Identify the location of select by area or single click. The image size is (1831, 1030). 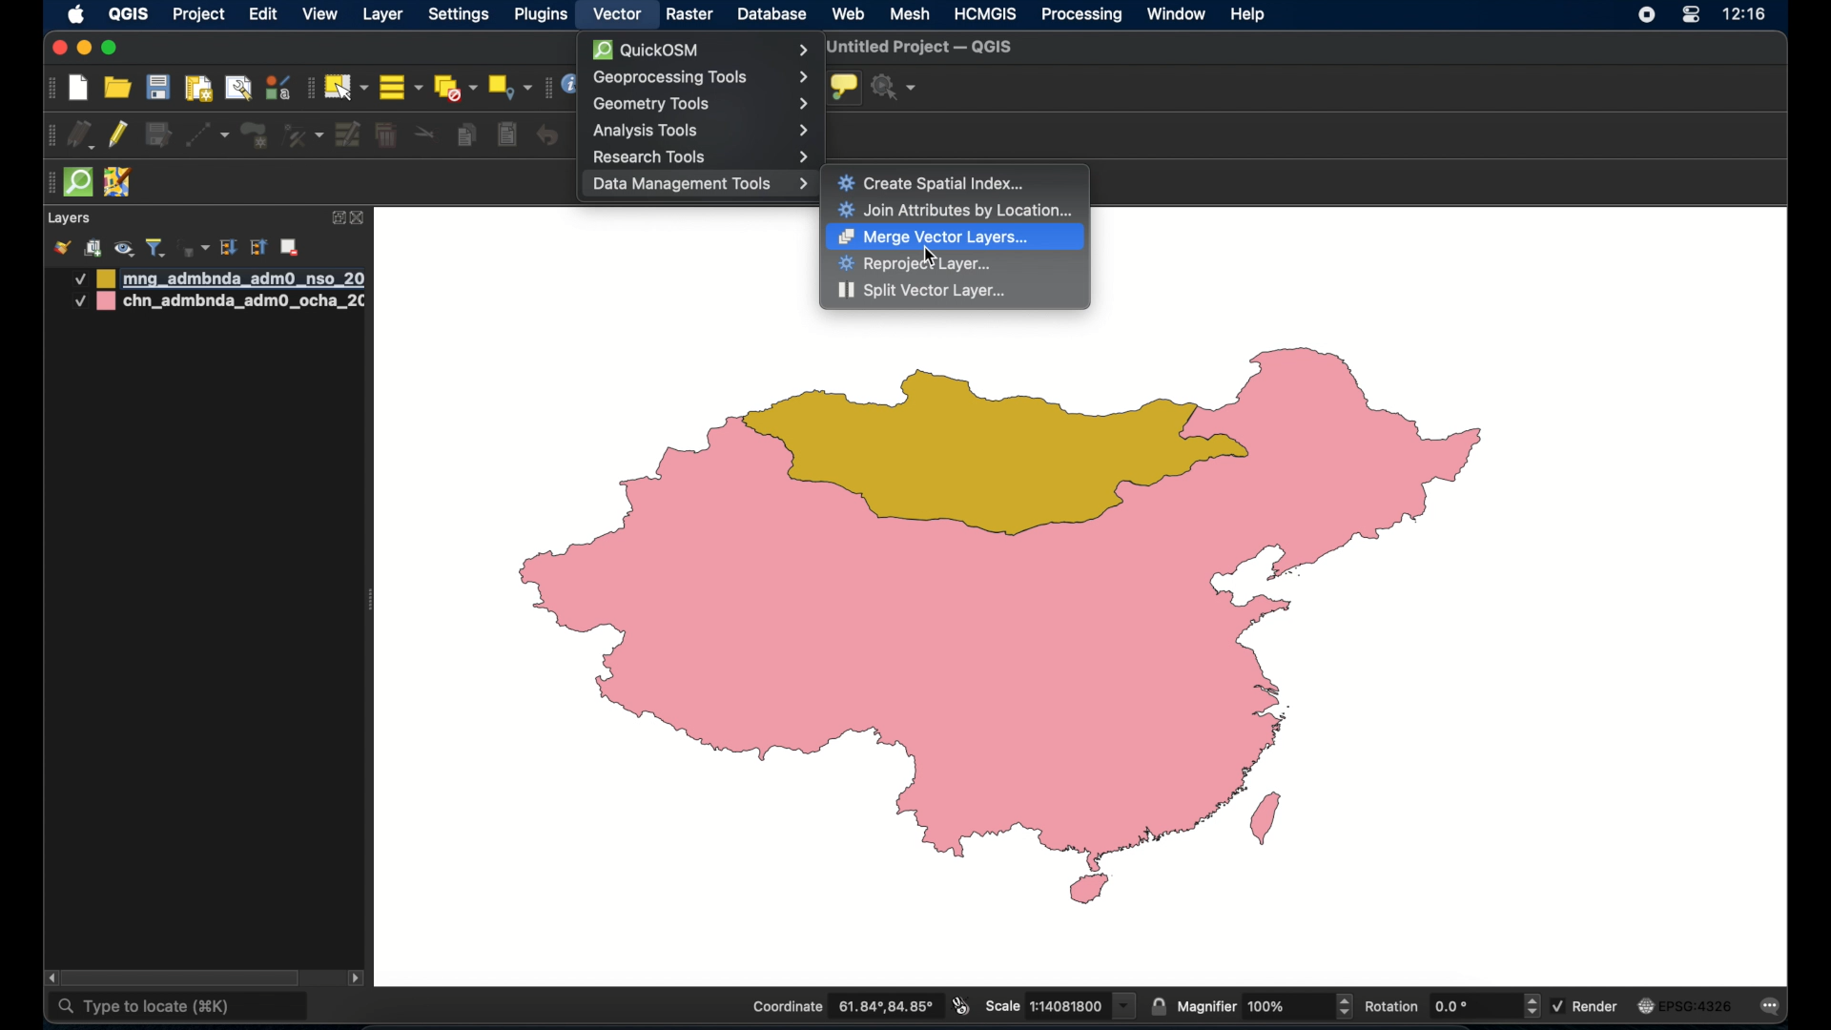
(348, 85).